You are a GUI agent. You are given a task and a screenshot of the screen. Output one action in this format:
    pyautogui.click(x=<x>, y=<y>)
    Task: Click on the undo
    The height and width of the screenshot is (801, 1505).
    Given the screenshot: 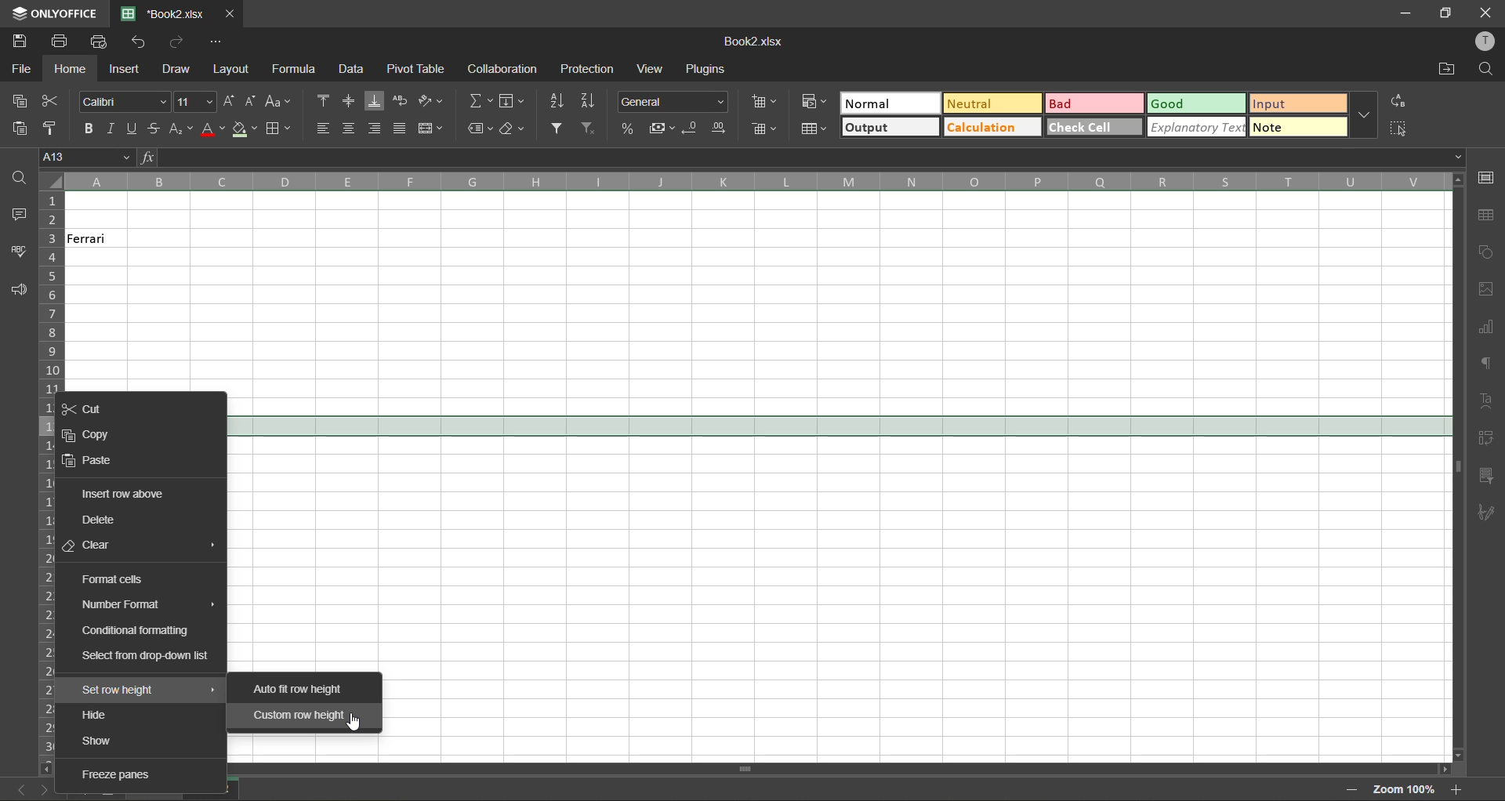 What is the action you would take?
    pyautogui.click(x=144, y=44)
    